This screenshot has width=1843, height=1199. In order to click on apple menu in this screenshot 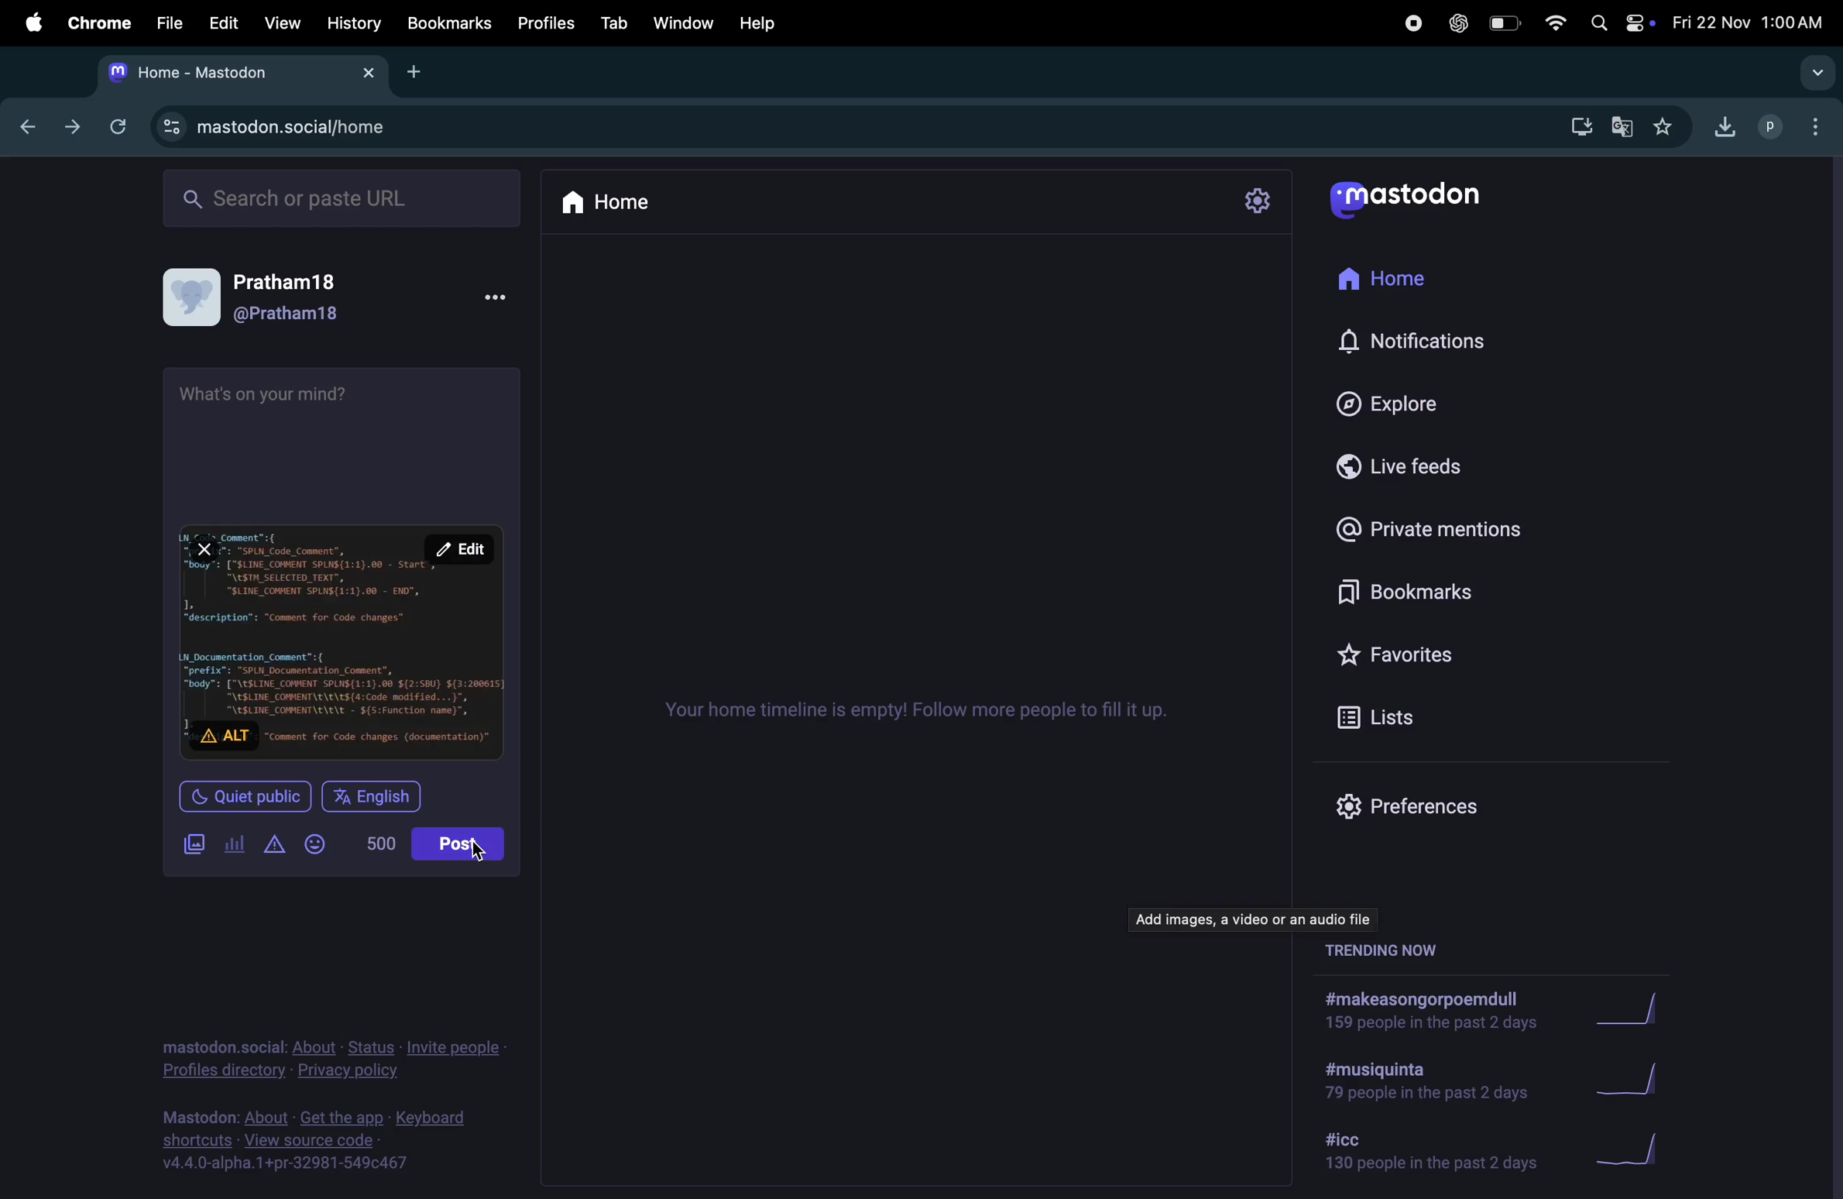, I will do `click(32, 25)`.